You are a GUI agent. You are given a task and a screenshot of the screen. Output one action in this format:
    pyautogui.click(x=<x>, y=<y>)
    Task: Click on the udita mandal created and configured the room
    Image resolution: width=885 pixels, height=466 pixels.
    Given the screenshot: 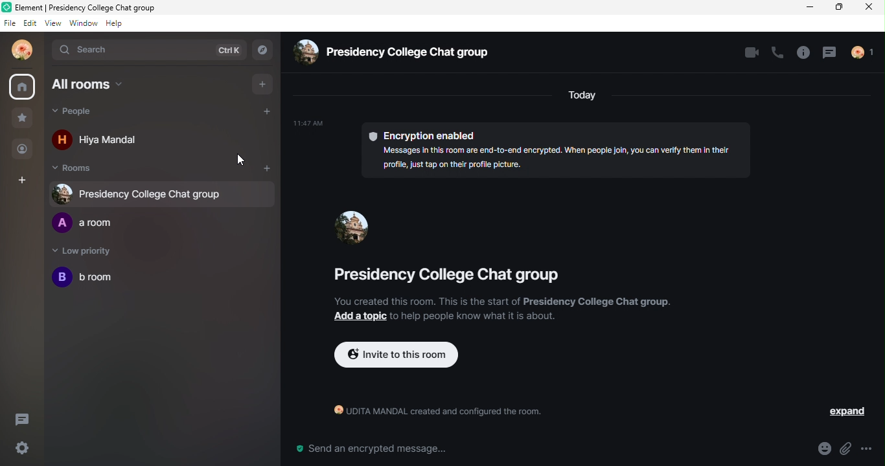 What is the action you would take?
    pyautogui.click(x=431, y=414)
    